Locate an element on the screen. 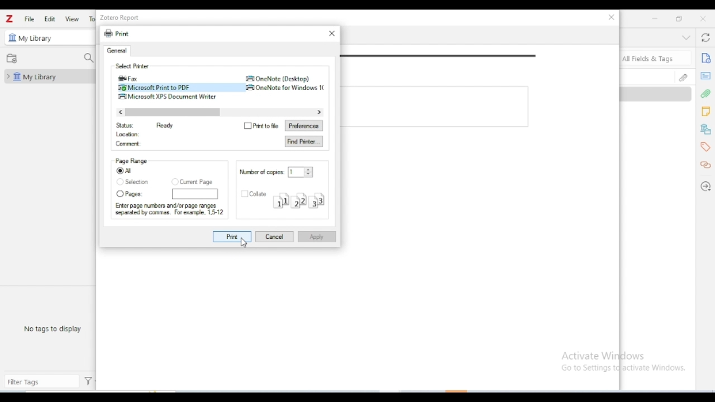  info is located at coordinates (706, 58).